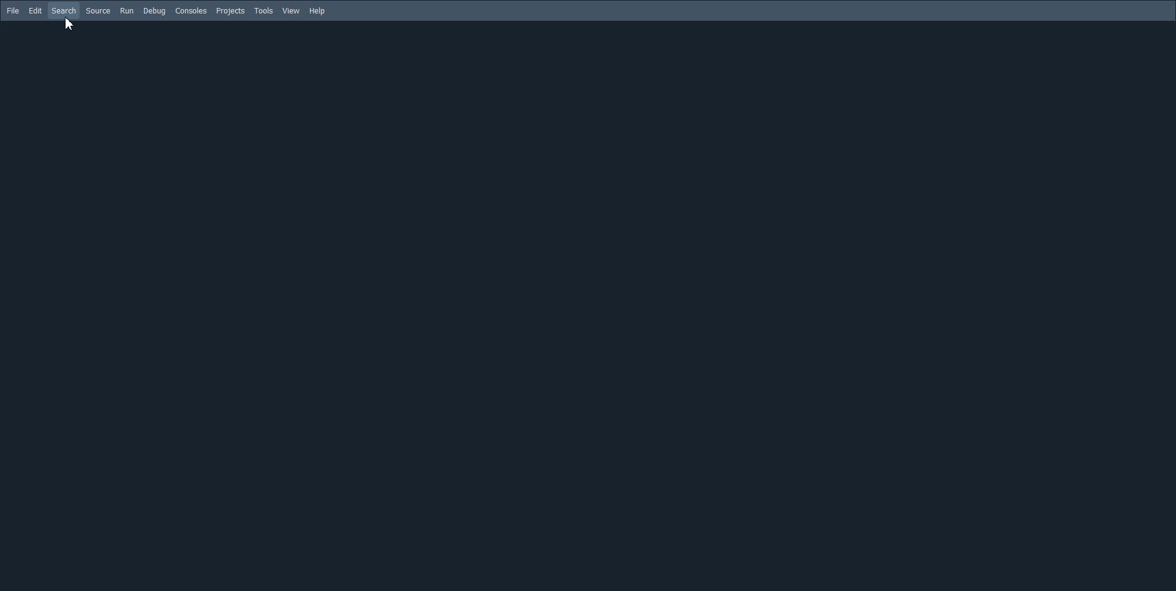  What do you see at coordinates (230, 11) in the screenshot?
I see `Projects` at bounding box center [230, 11].